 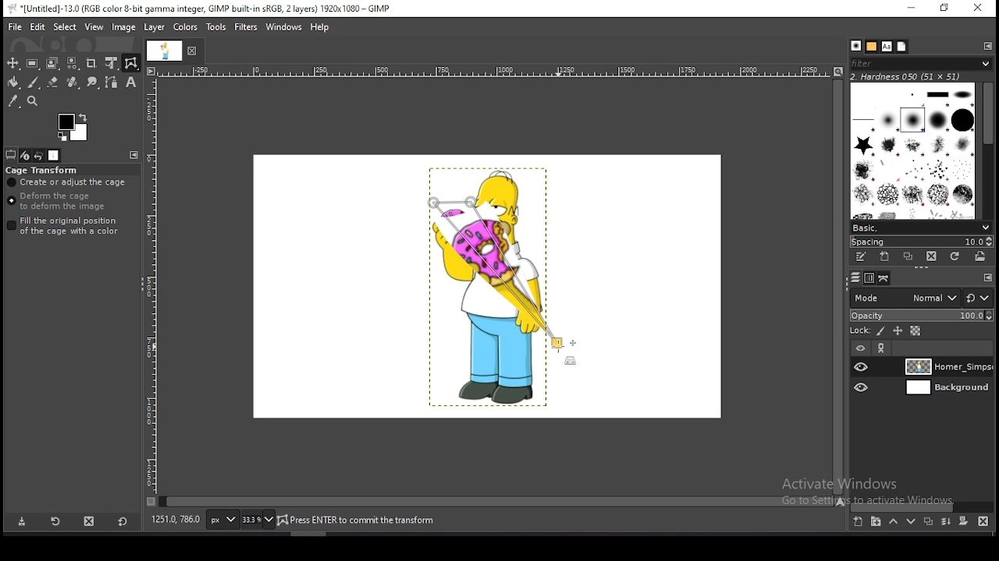 I want to click on save tool preset, so click(x=22, y=522).